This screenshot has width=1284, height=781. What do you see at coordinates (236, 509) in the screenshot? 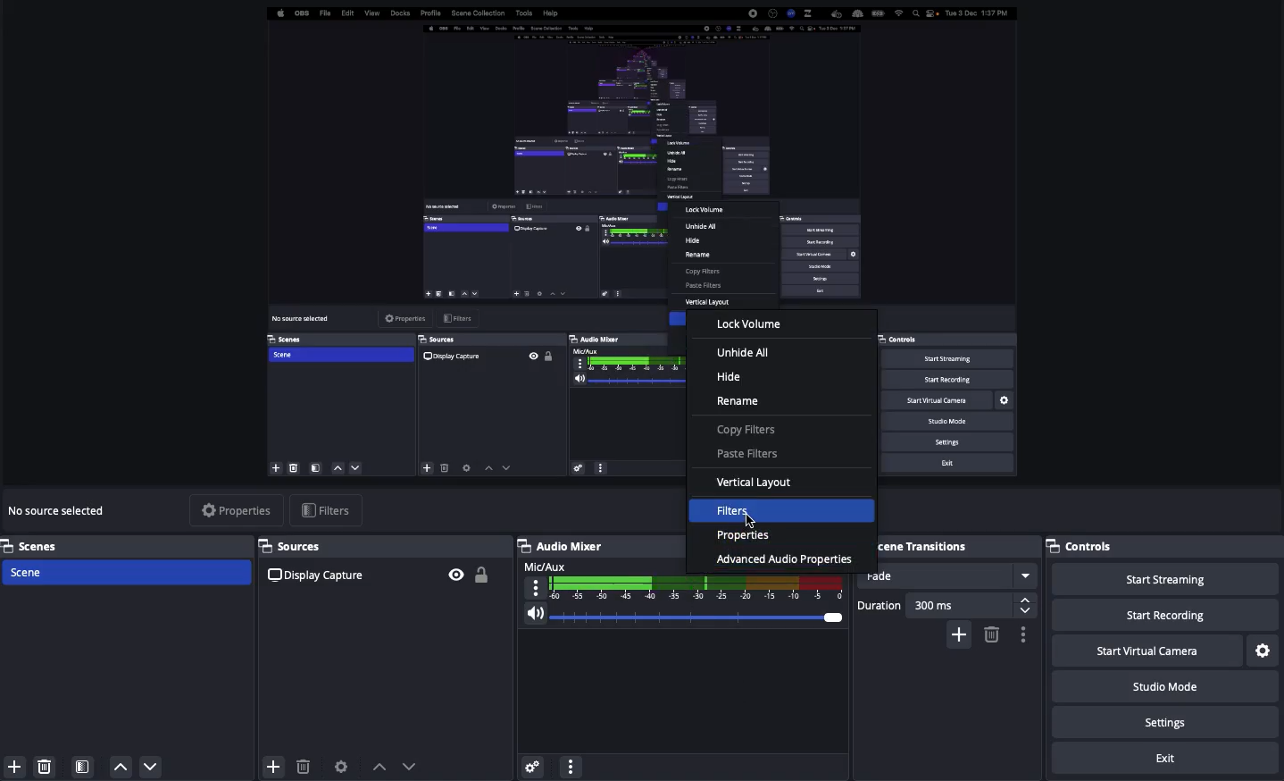
I see `Properties` at bounding box center [236, 509].